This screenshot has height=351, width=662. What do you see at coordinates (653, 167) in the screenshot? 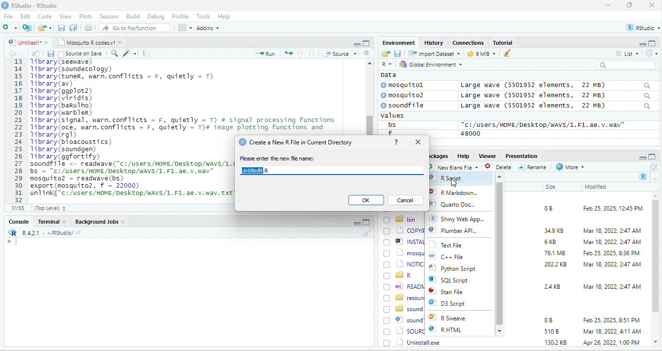
I see `refresh` at bounding box center [653, 167].